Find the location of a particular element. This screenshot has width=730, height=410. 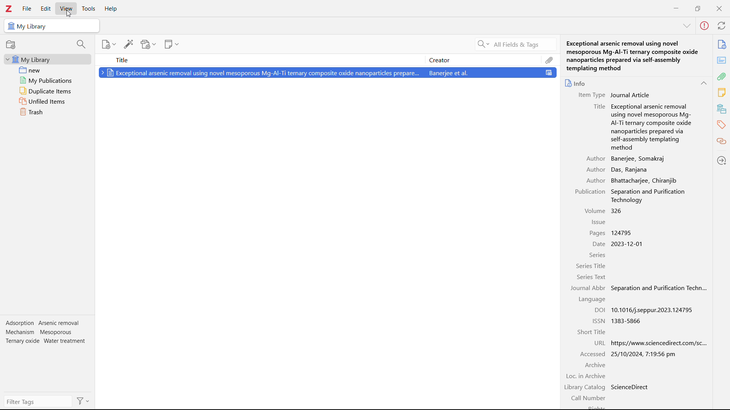

Separation and Purification
Technology is located at coordinates (649, 196).